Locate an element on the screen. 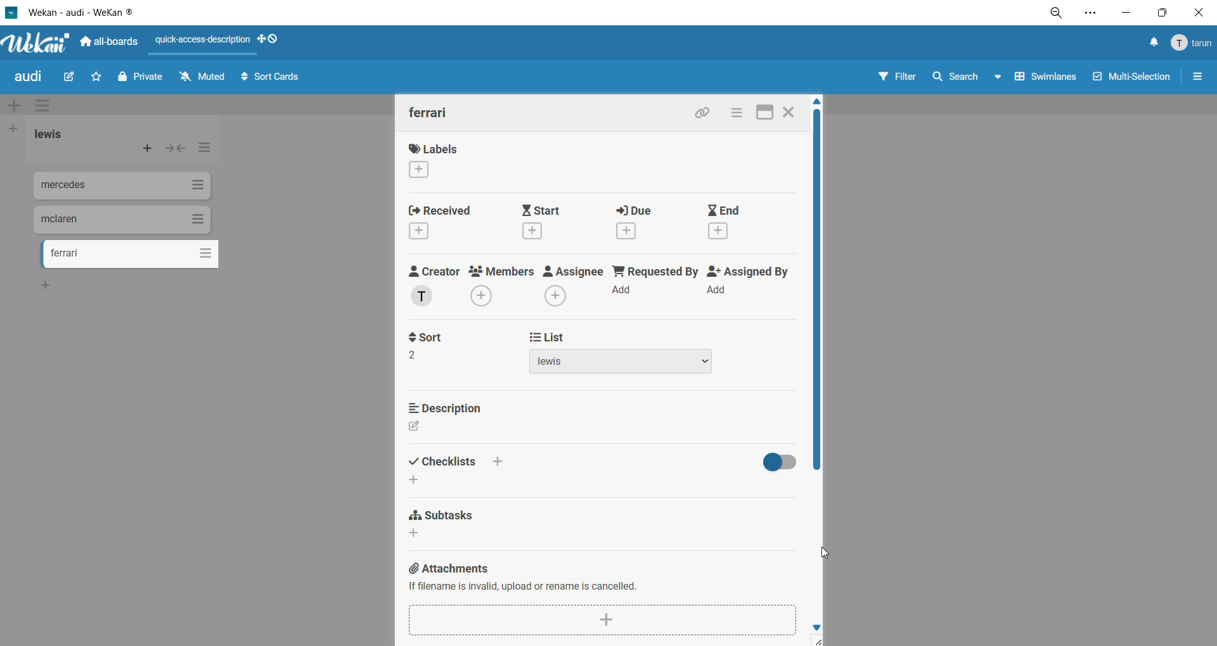 The width and height of the screenshot is (1217, 646). assigned by is located at coordinates (749, 282).